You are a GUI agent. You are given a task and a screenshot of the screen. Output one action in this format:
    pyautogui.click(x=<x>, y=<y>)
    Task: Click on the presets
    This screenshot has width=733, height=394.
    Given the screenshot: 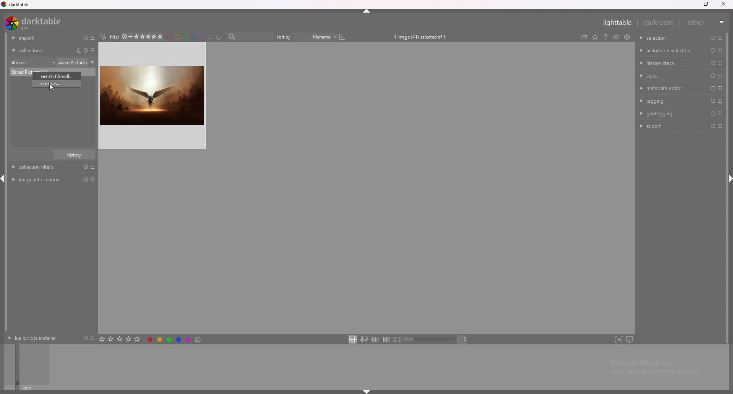 What is the action you would take?
    pyautogui.click(x=720, y=114)
    